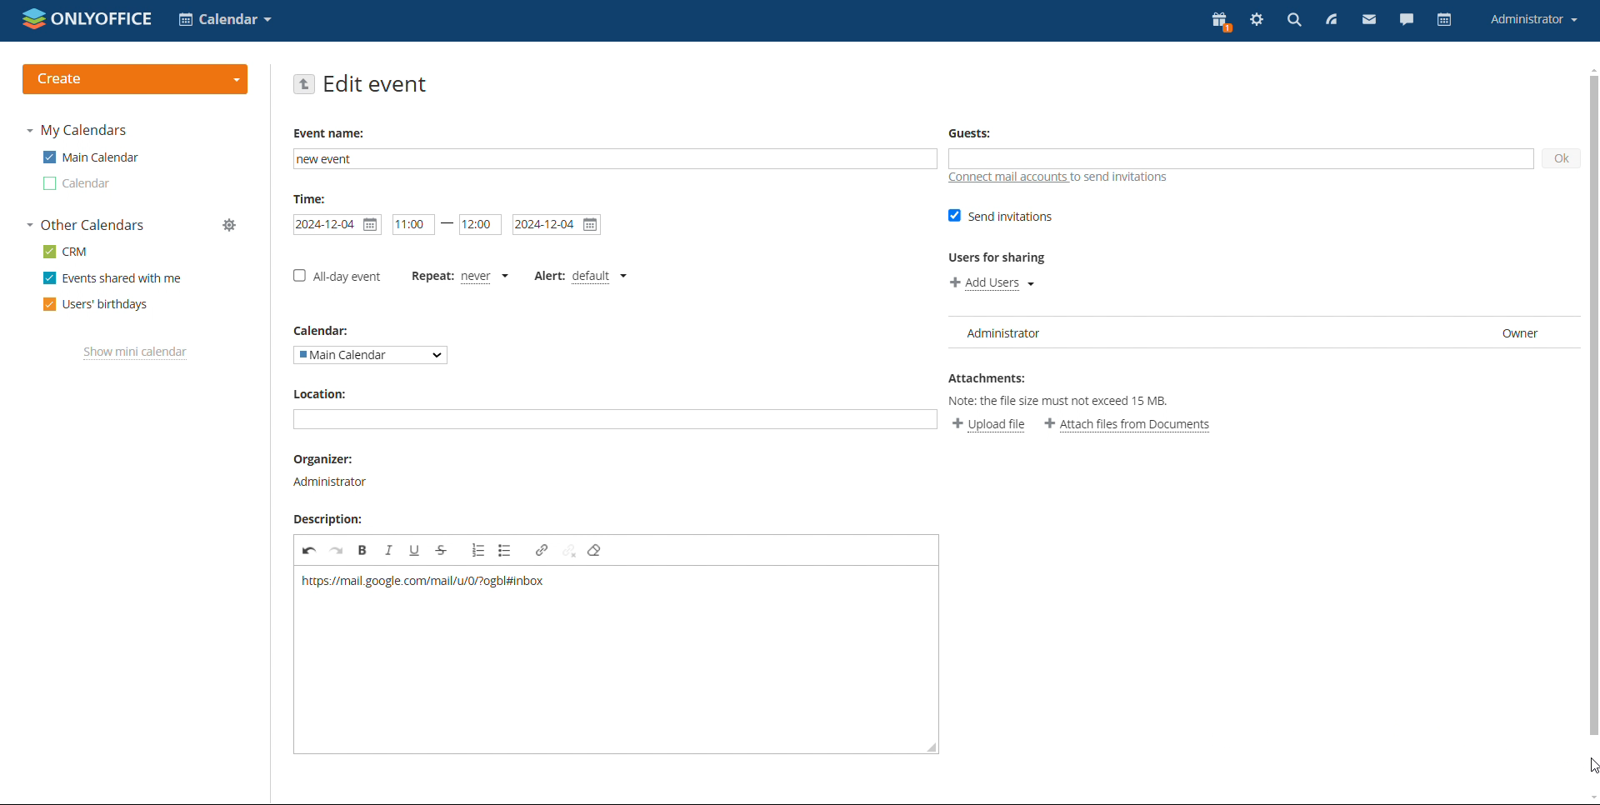 The width and height of the screenshot is (1600, 805). Describe the element at coordinates (1293, 22) in the screenshot. I see `search` at that location.